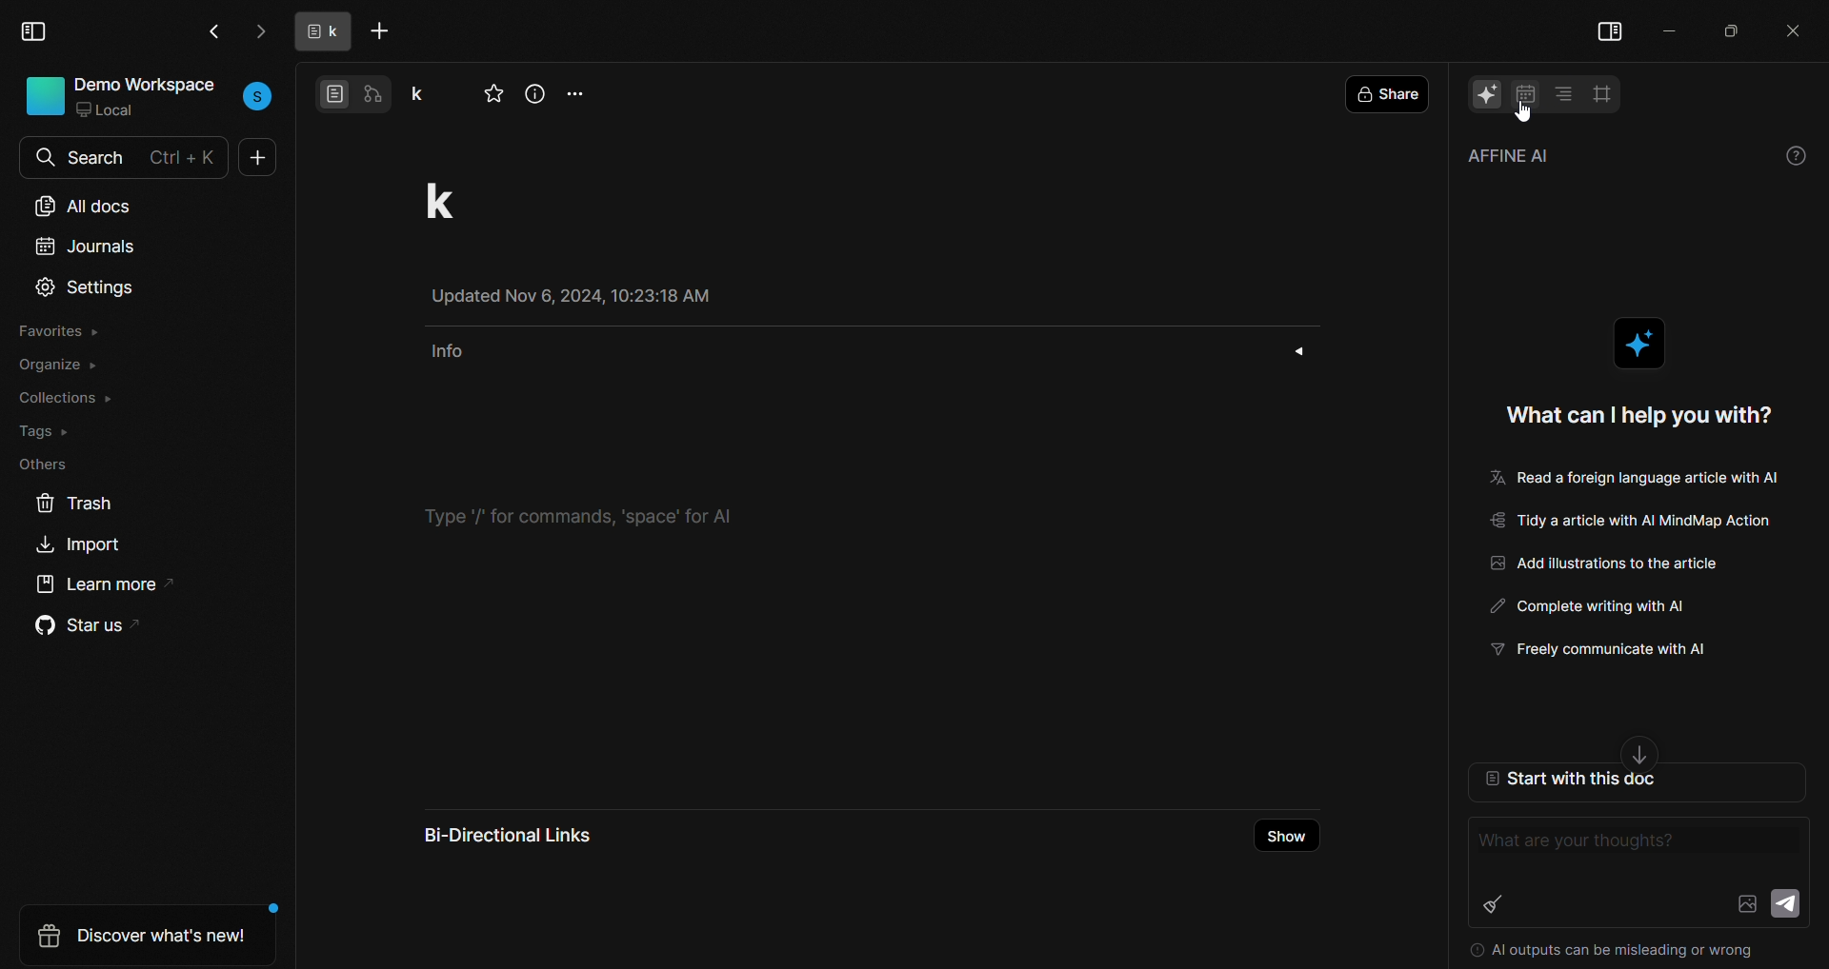 The height and width of the screenshot is (969, 1829). I want to click on cursor, so click(1532, 115).